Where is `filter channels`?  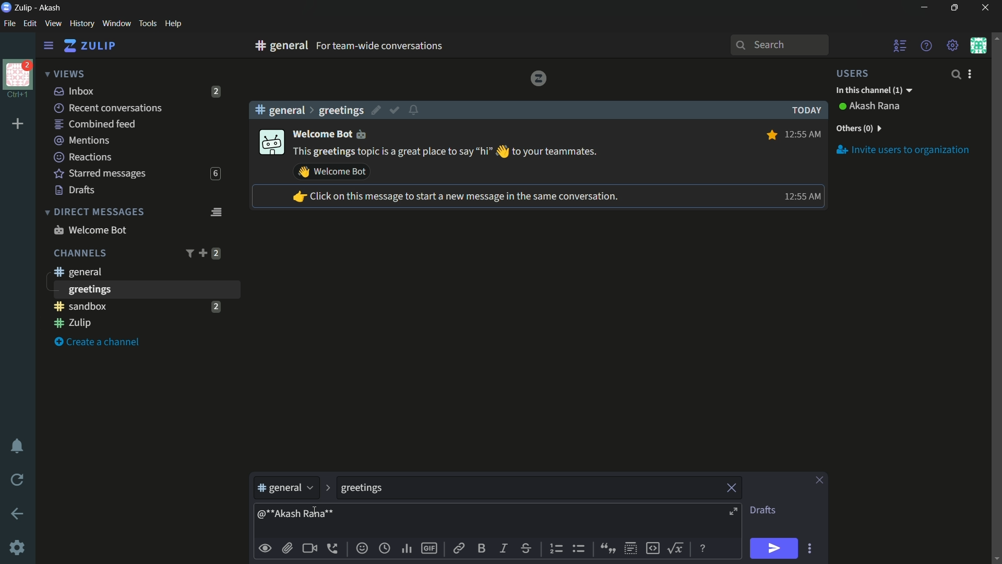 filter channels is located at coordinates (188, 253).